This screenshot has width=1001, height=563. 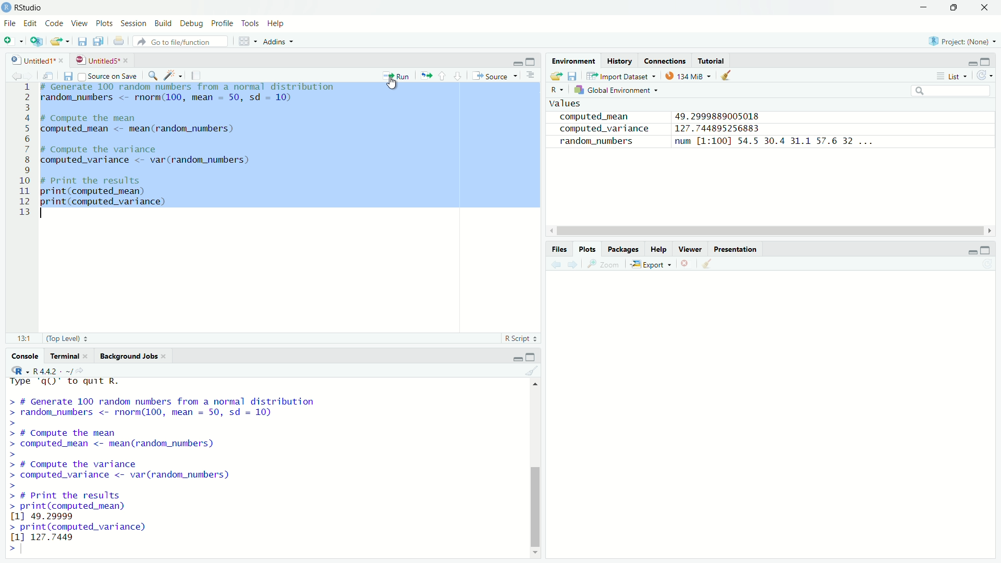 I want to click on edit, so click(x=30, y=24).